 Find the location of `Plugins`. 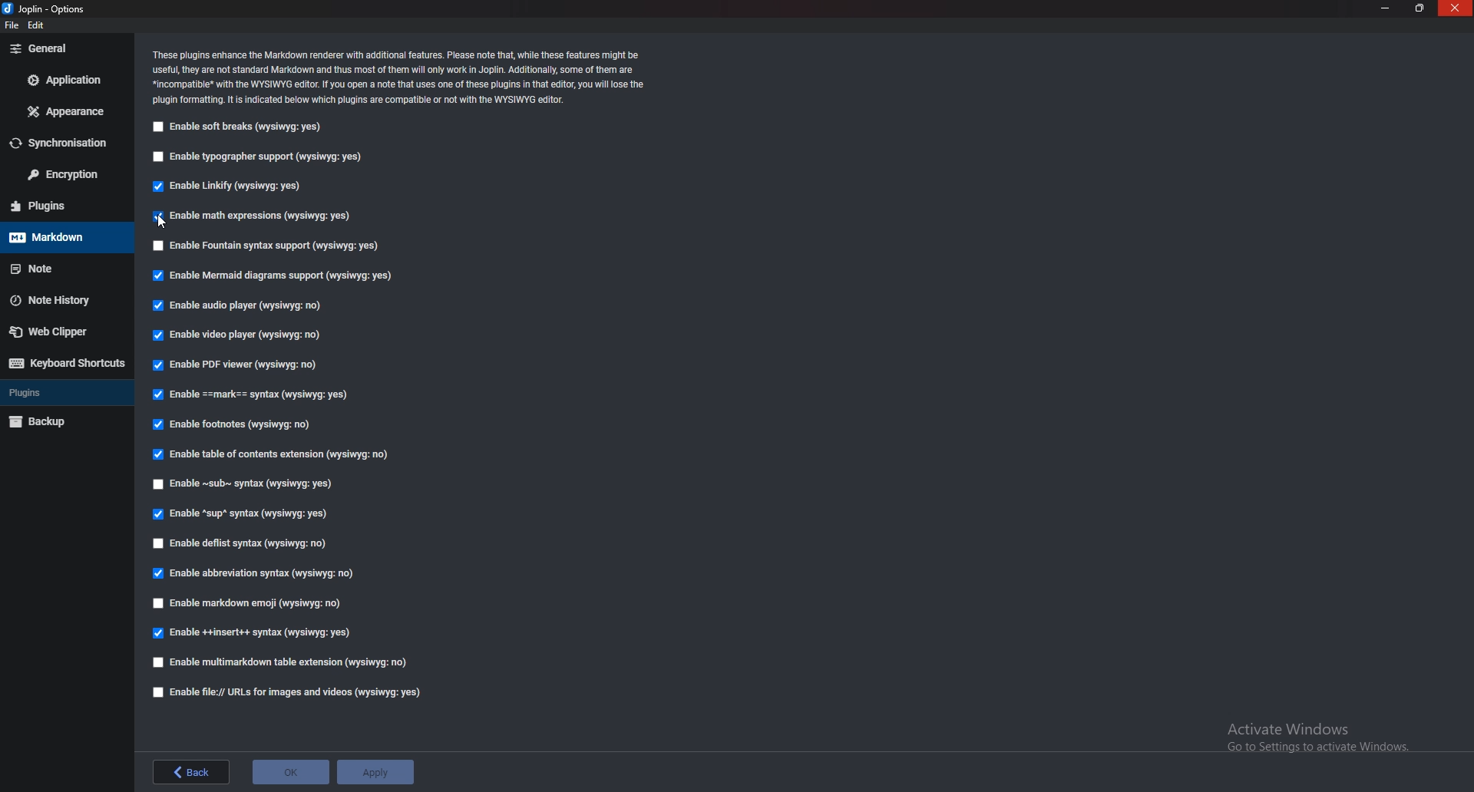

Plugins is located at coordinates (64, 393).